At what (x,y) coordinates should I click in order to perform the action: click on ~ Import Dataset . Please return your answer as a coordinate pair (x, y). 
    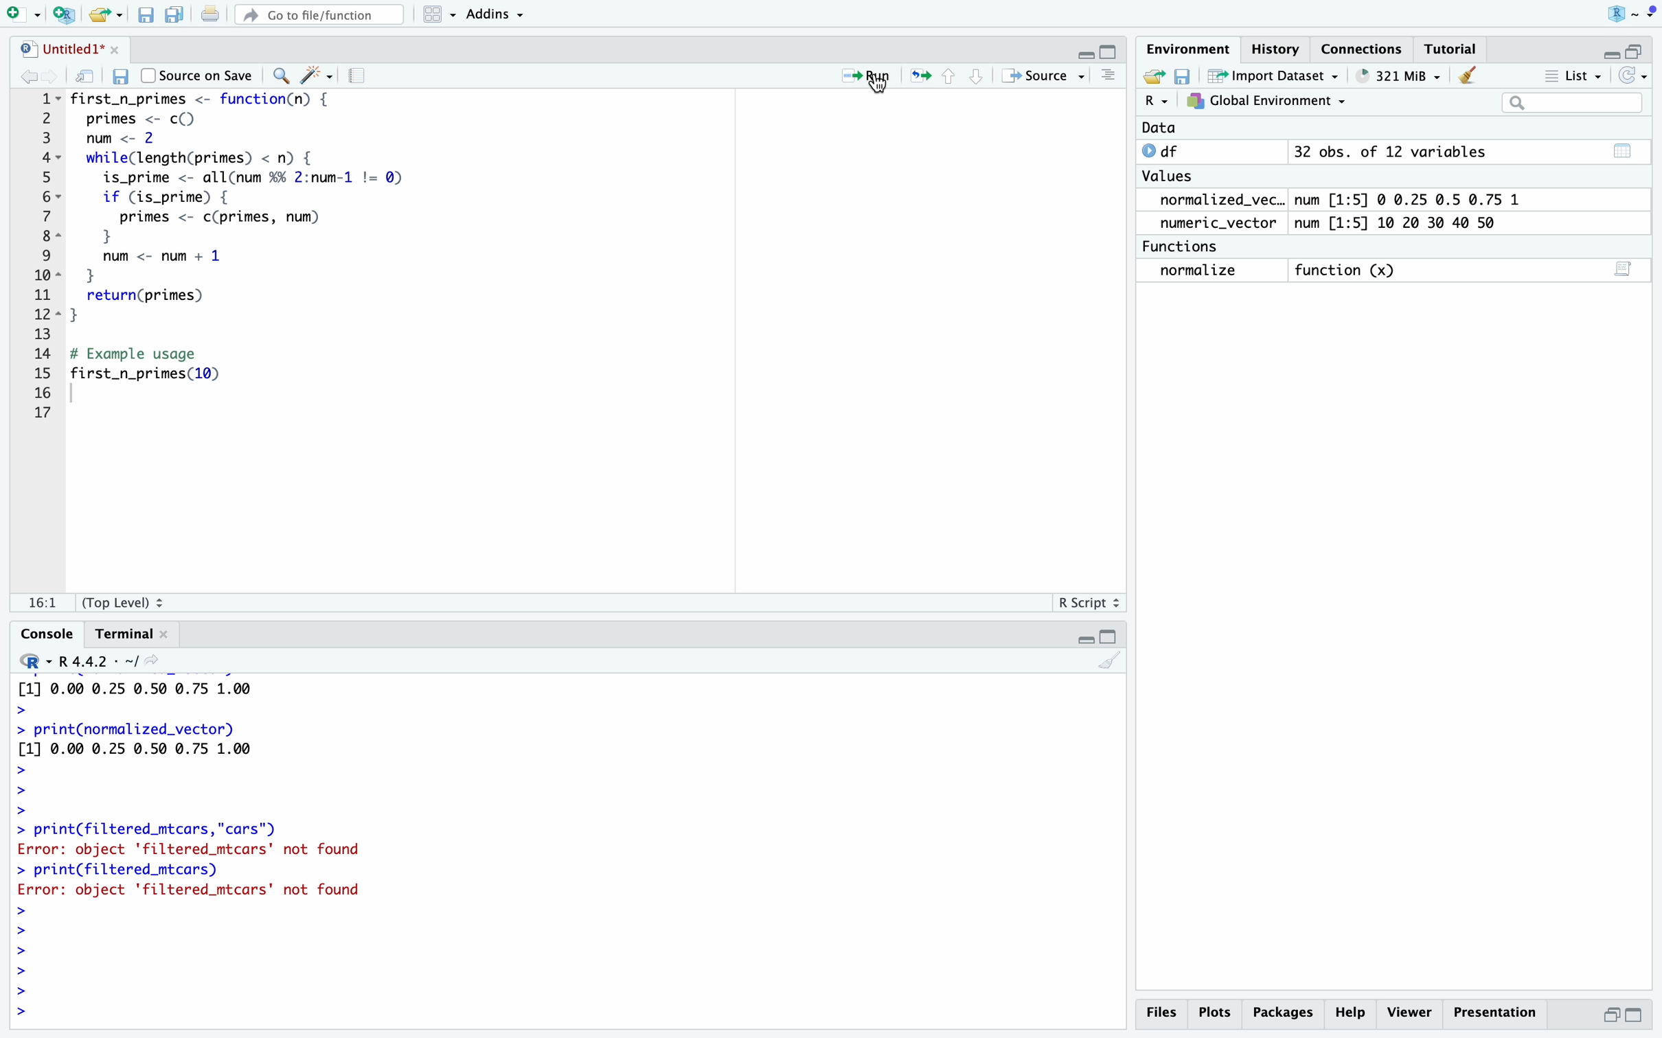
    Looking at the image, I should click on (1272, 75).